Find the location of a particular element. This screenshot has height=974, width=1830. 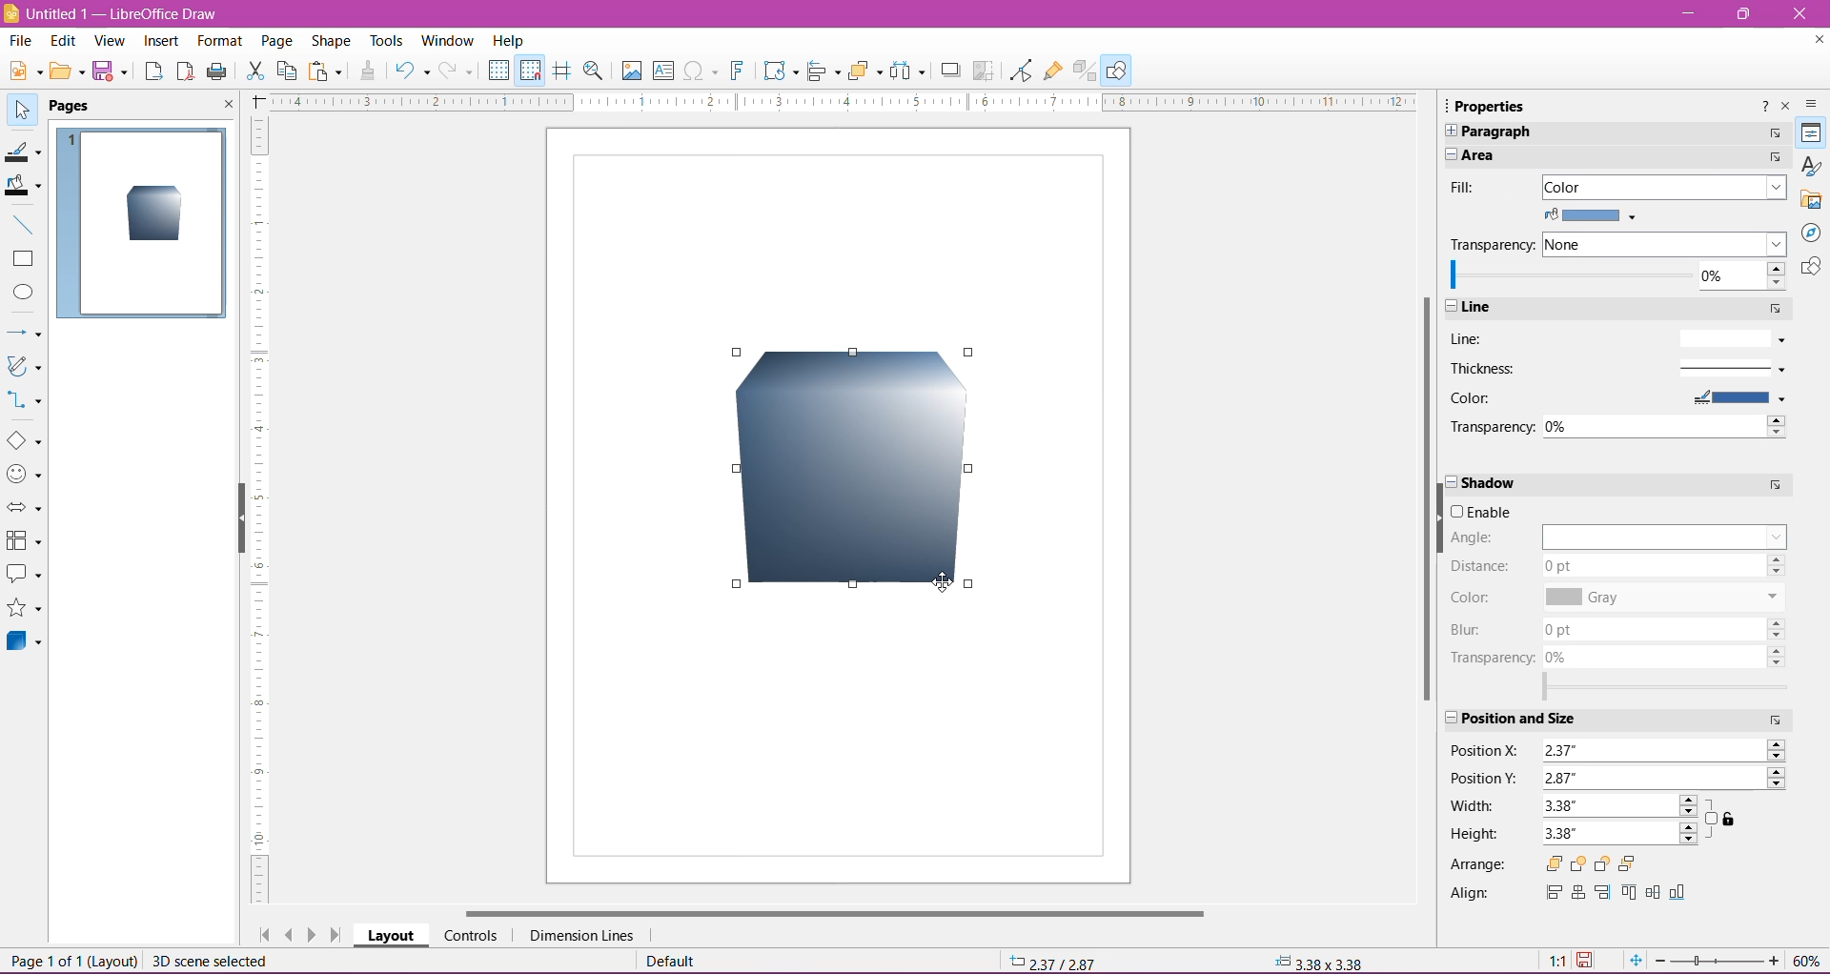

Enter the value for horizontal position is located at coordinates (1664, 751).